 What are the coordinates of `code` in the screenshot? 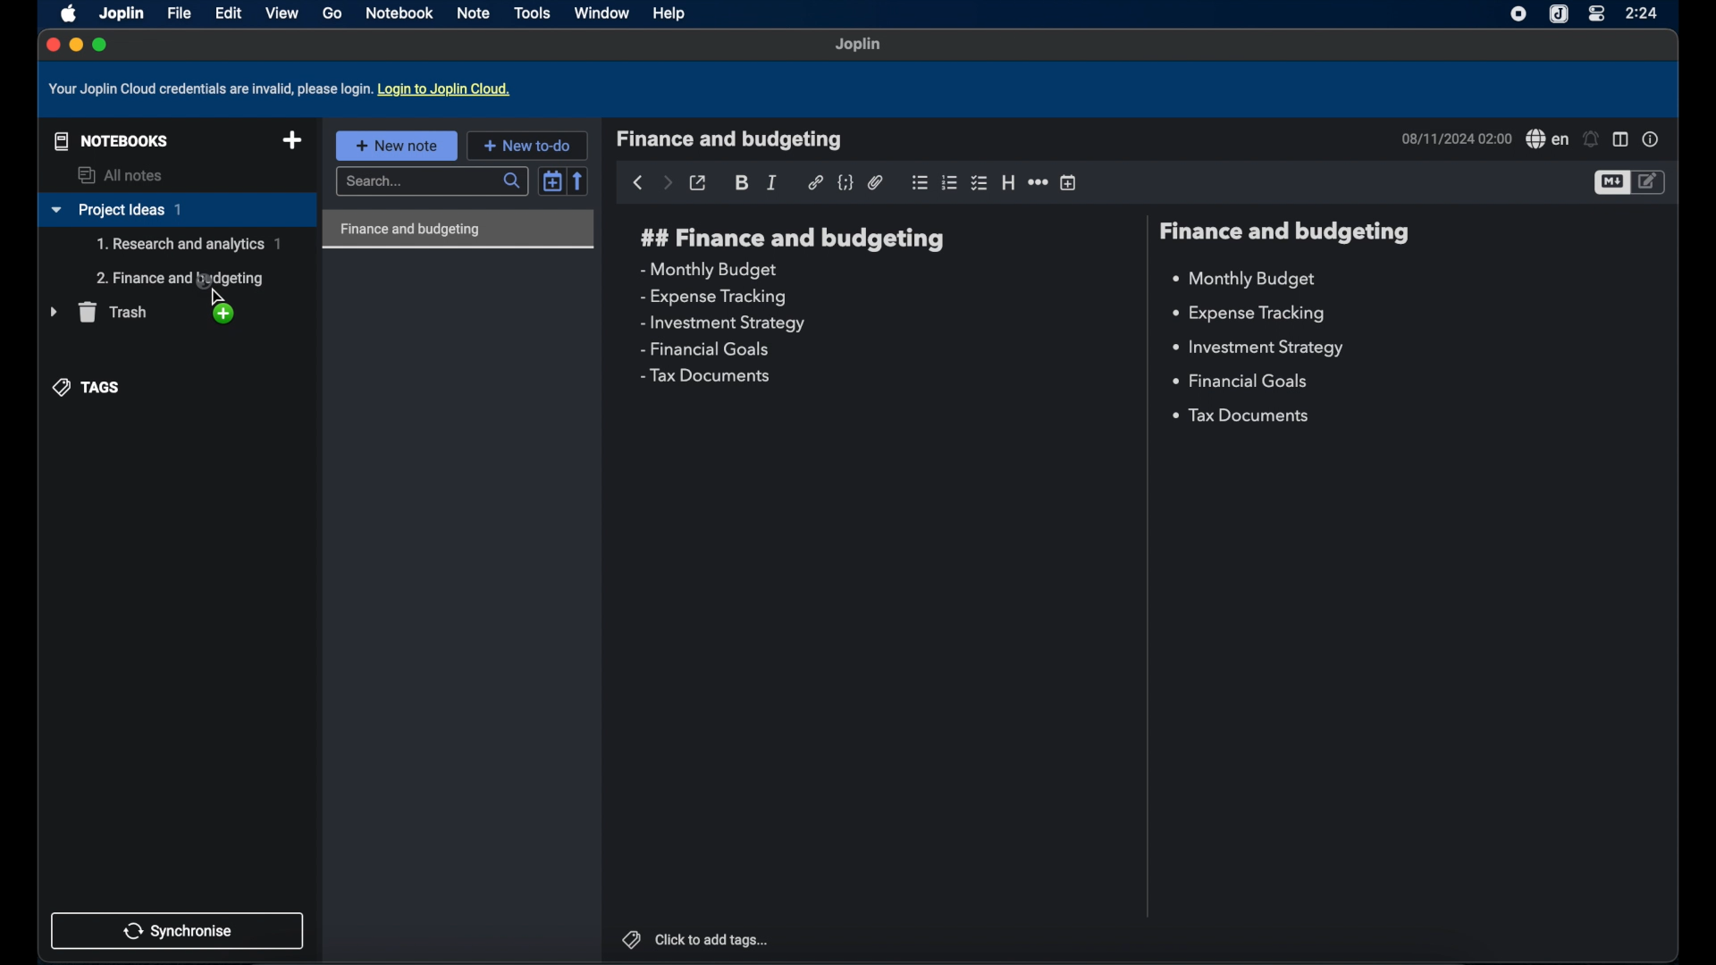 It's located at (846, 183).